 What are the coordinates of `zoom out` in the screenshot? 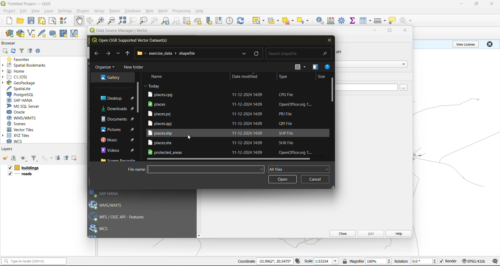 It's located at (112, 20).